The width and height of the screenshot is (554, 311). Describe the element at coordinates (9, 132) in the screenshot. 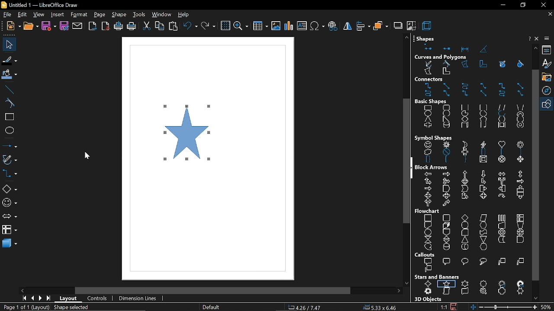

I see `ellipse` at that location.